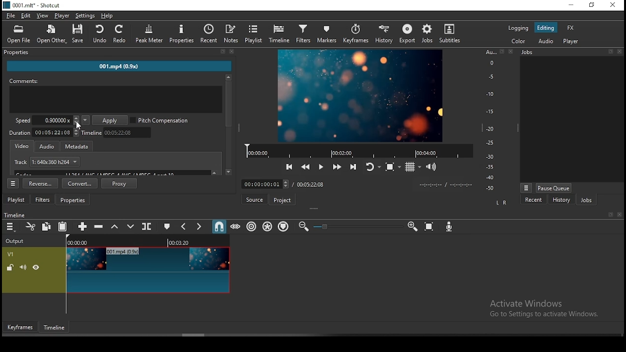 This screenshot has width=626, height=352. Describe the element at coordinates (426, 35) in the screenshot. I see `jobs` at that location.